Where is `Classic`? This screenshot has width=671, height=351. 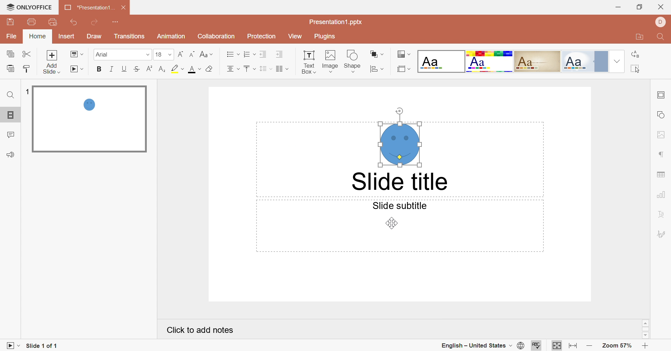
Classic is located at coordinates (538, 60).